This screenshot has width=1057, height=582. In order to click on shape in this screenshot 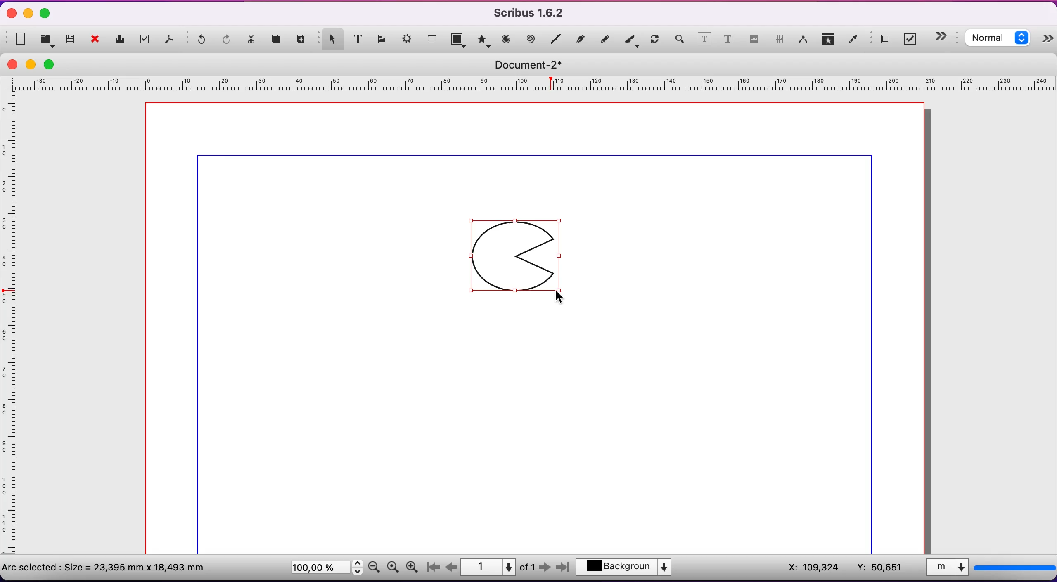, I will do `click(519, 256)`.